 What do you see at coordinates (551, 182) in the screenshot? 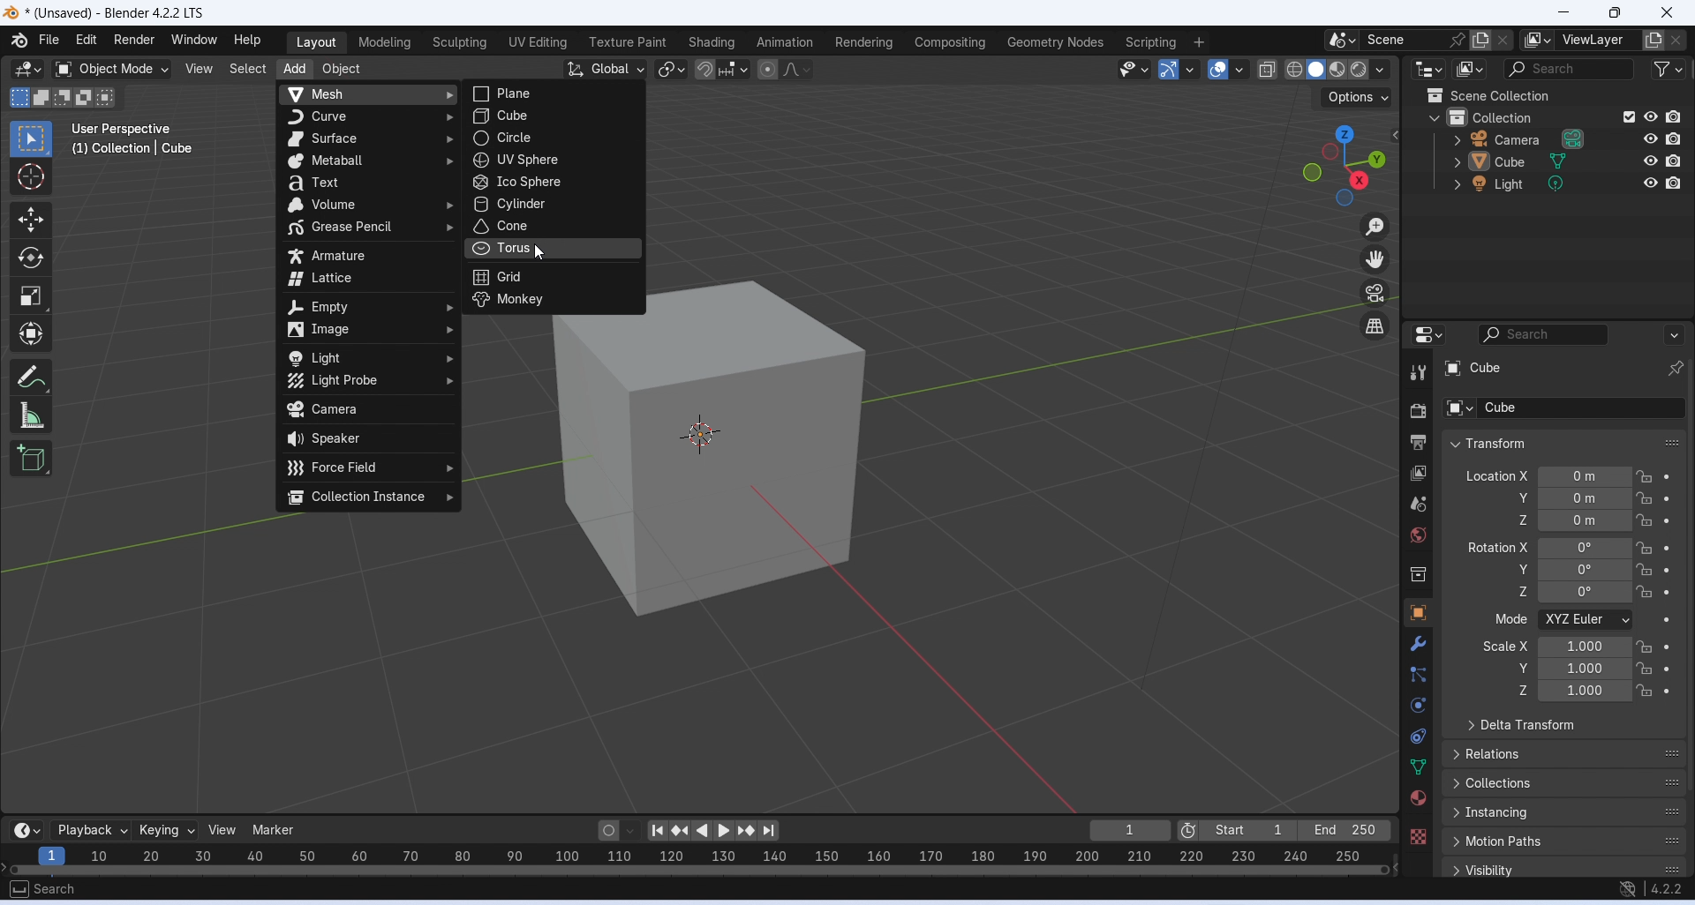
I see `ico sphere` at bounding box center [551, 182].